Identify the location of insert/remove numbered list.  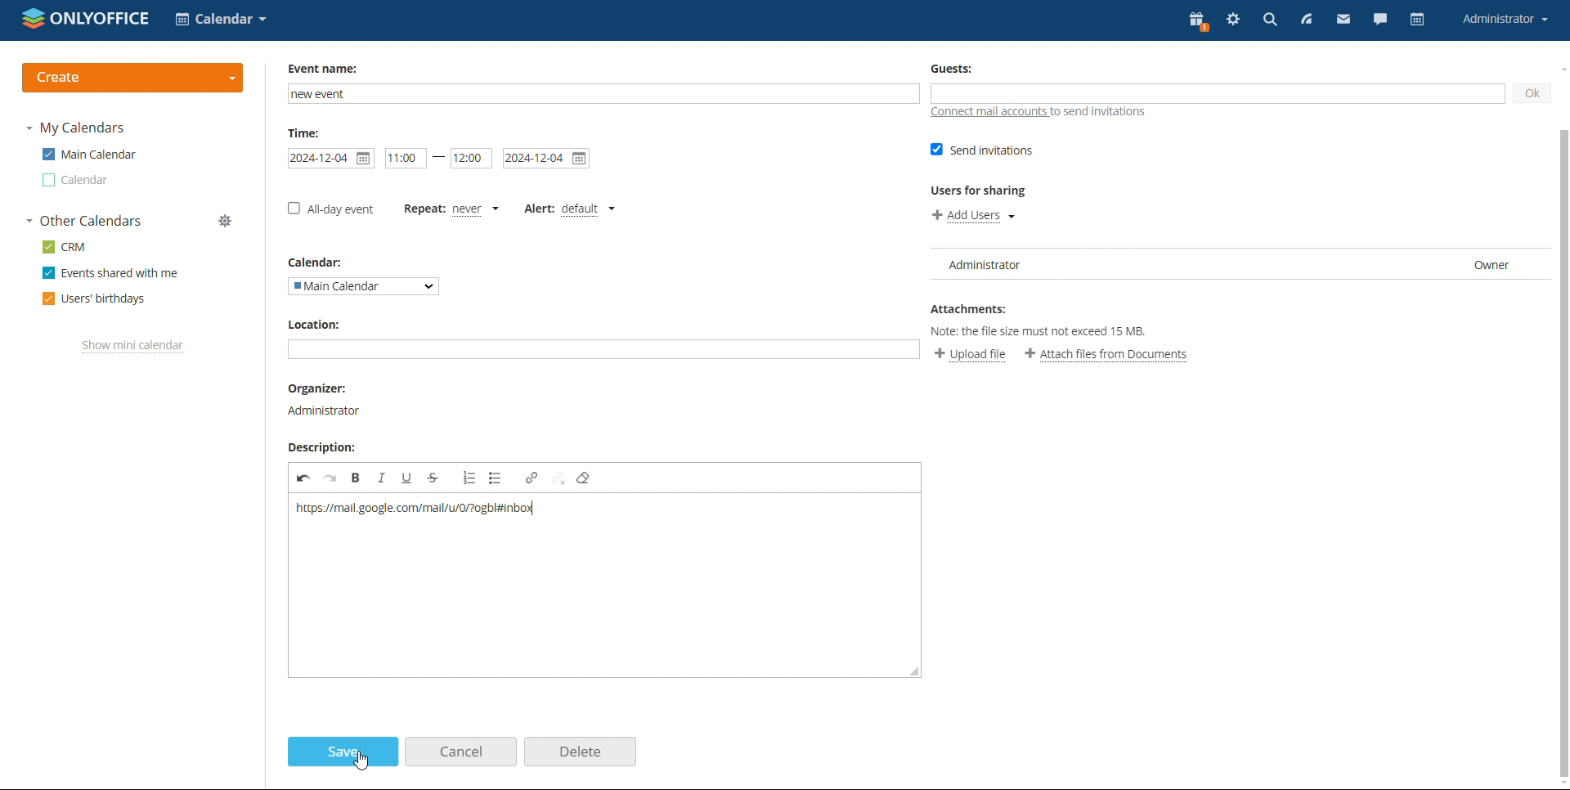
(469, 479).